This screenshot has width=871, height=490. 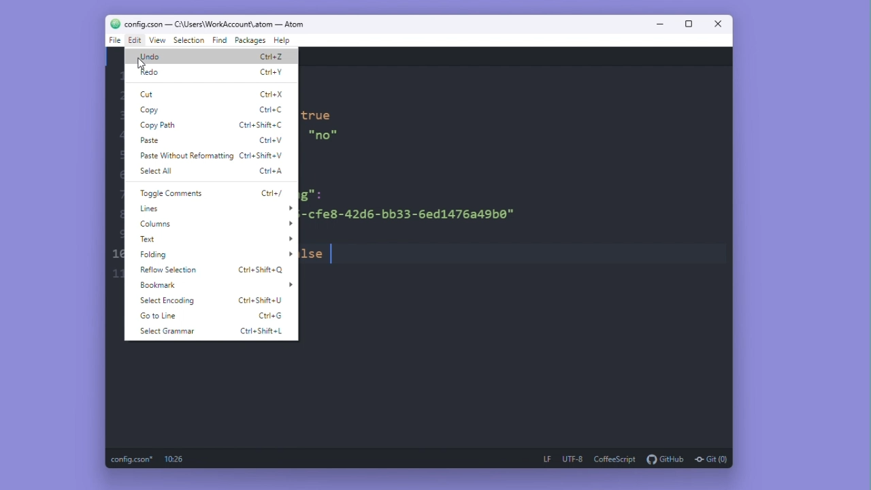 What do you see at coordinates (262, 333) in the screenshot?
I see `ctrl+shift+l` at bounding box center [262, 333].